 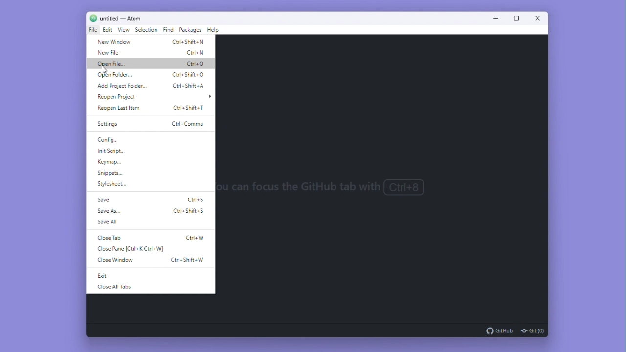 What do you see at coordinates (124, 287) in the screenshot?
I see `Close all tabs` at bounding box center [124, 287].